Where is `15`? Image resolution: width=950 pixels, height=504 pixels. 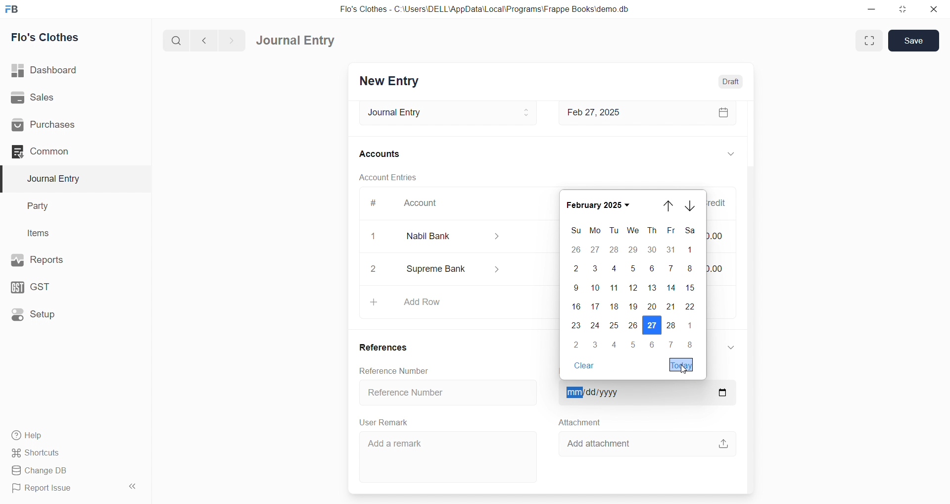
15 is located at coordinates (689, 289).